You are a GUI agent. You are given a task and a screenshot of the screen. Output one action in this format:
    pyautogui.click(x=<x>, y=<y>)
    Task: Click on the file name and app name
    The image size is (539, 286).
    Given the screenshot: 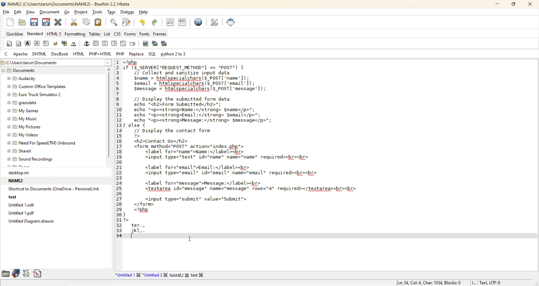 What is the action you would take?
    pyautogui.click(x=70, y=4)
    